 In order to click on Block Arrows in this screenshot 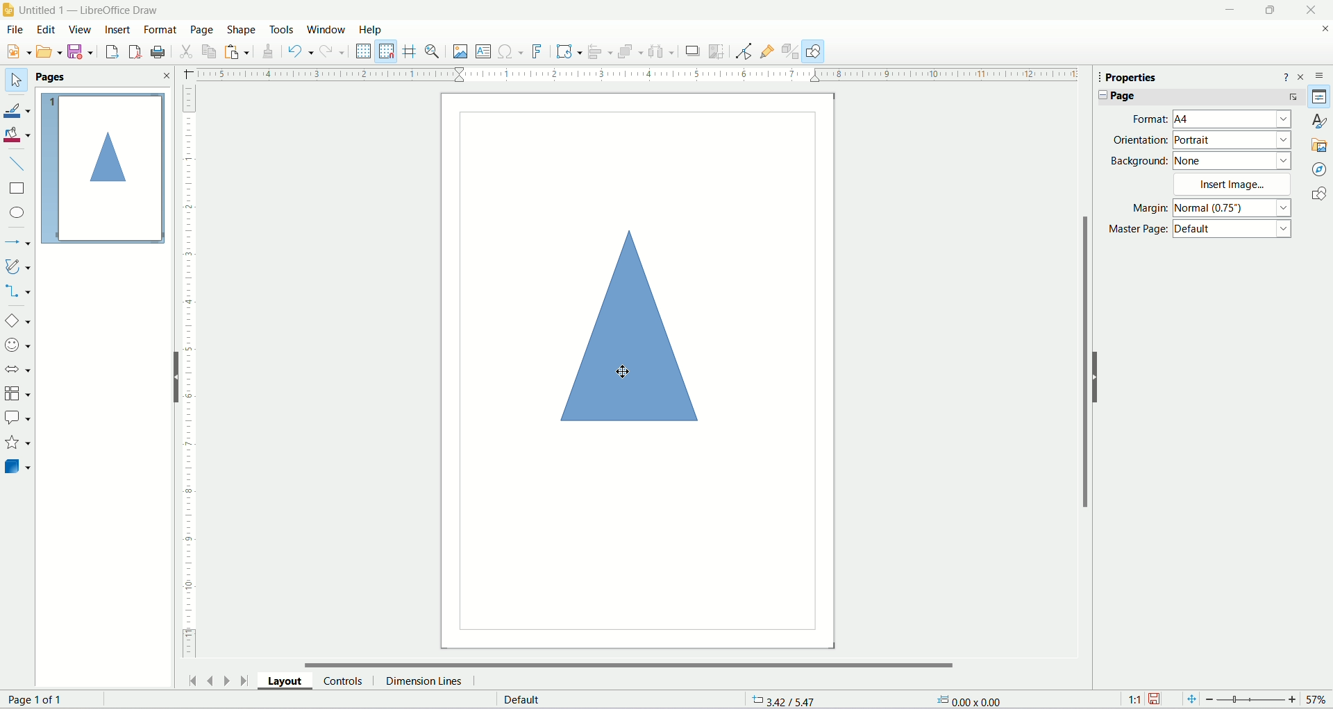, I will do `click(17, 368)`.